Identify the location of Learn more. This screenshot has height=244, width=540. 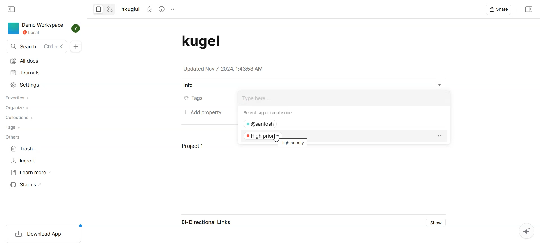
(31, 173).